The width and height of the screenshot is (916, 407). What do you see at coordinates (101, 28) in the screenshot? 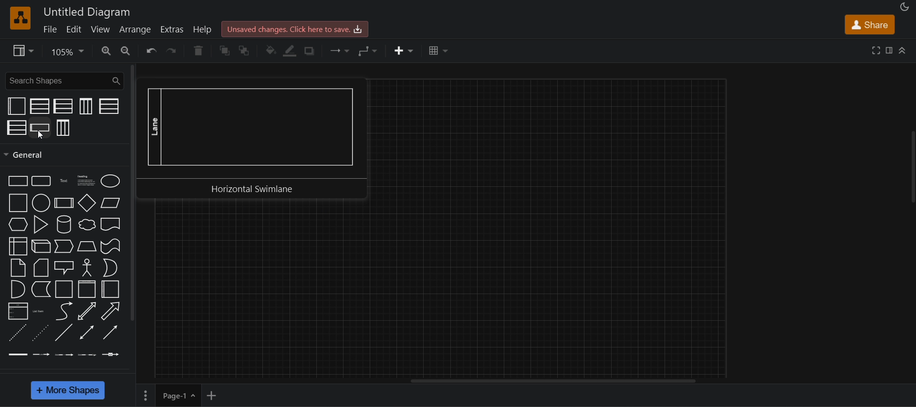
I see `view` at bounding box center [101, 28].